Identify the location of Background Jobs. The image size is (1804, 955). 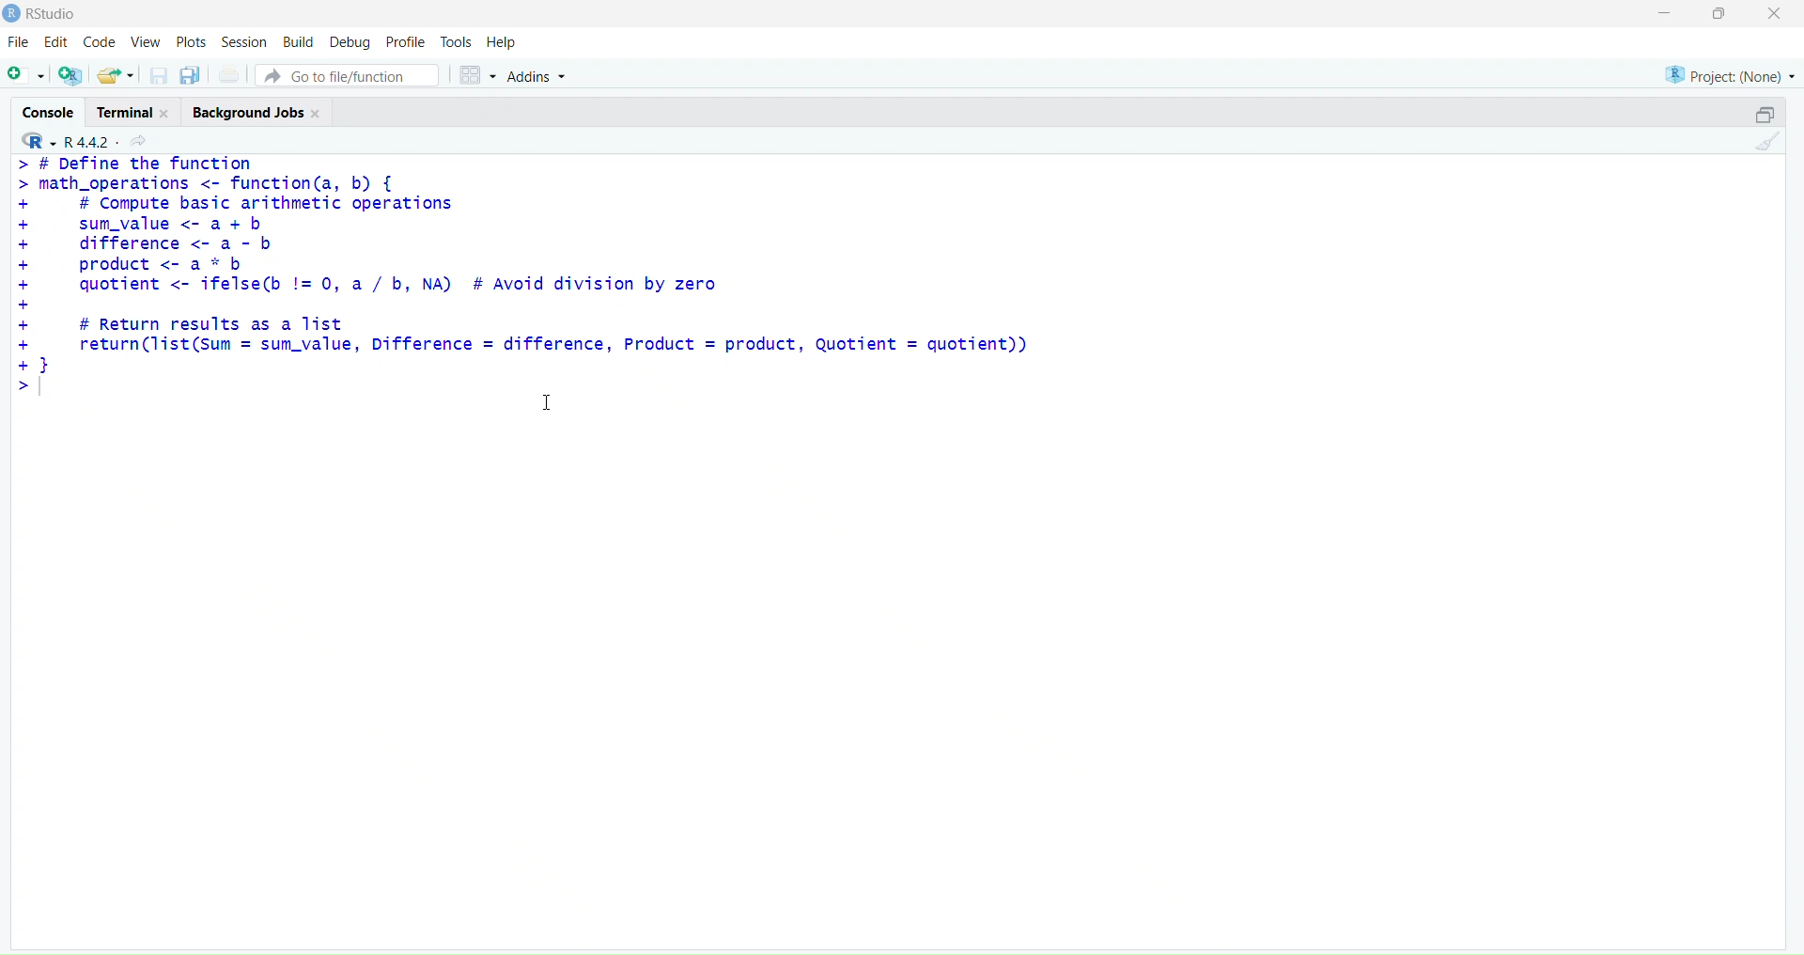
(257, 113).